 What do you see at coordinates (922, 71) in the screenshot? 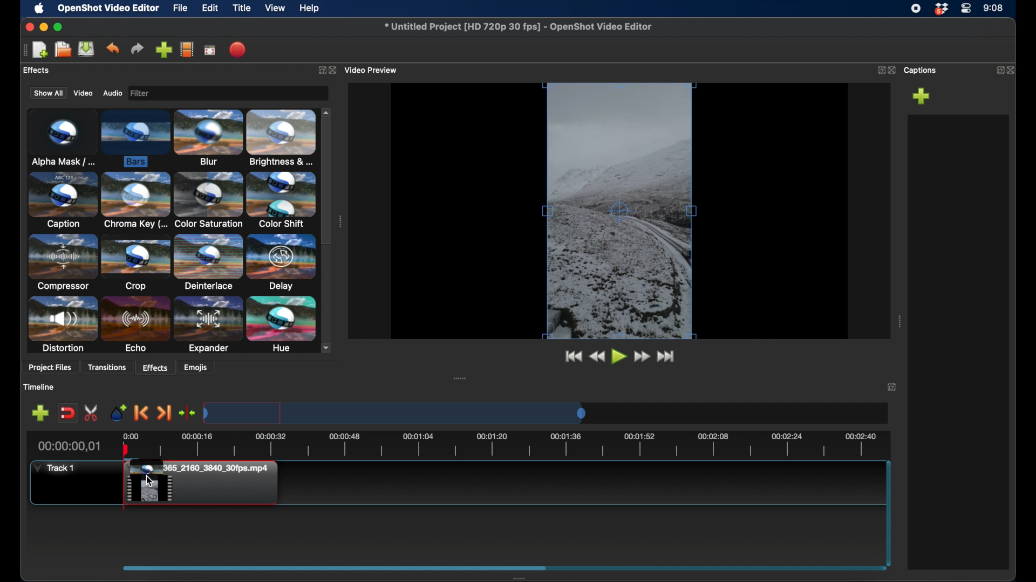
I see `captions` at bounding box center [922, 71].